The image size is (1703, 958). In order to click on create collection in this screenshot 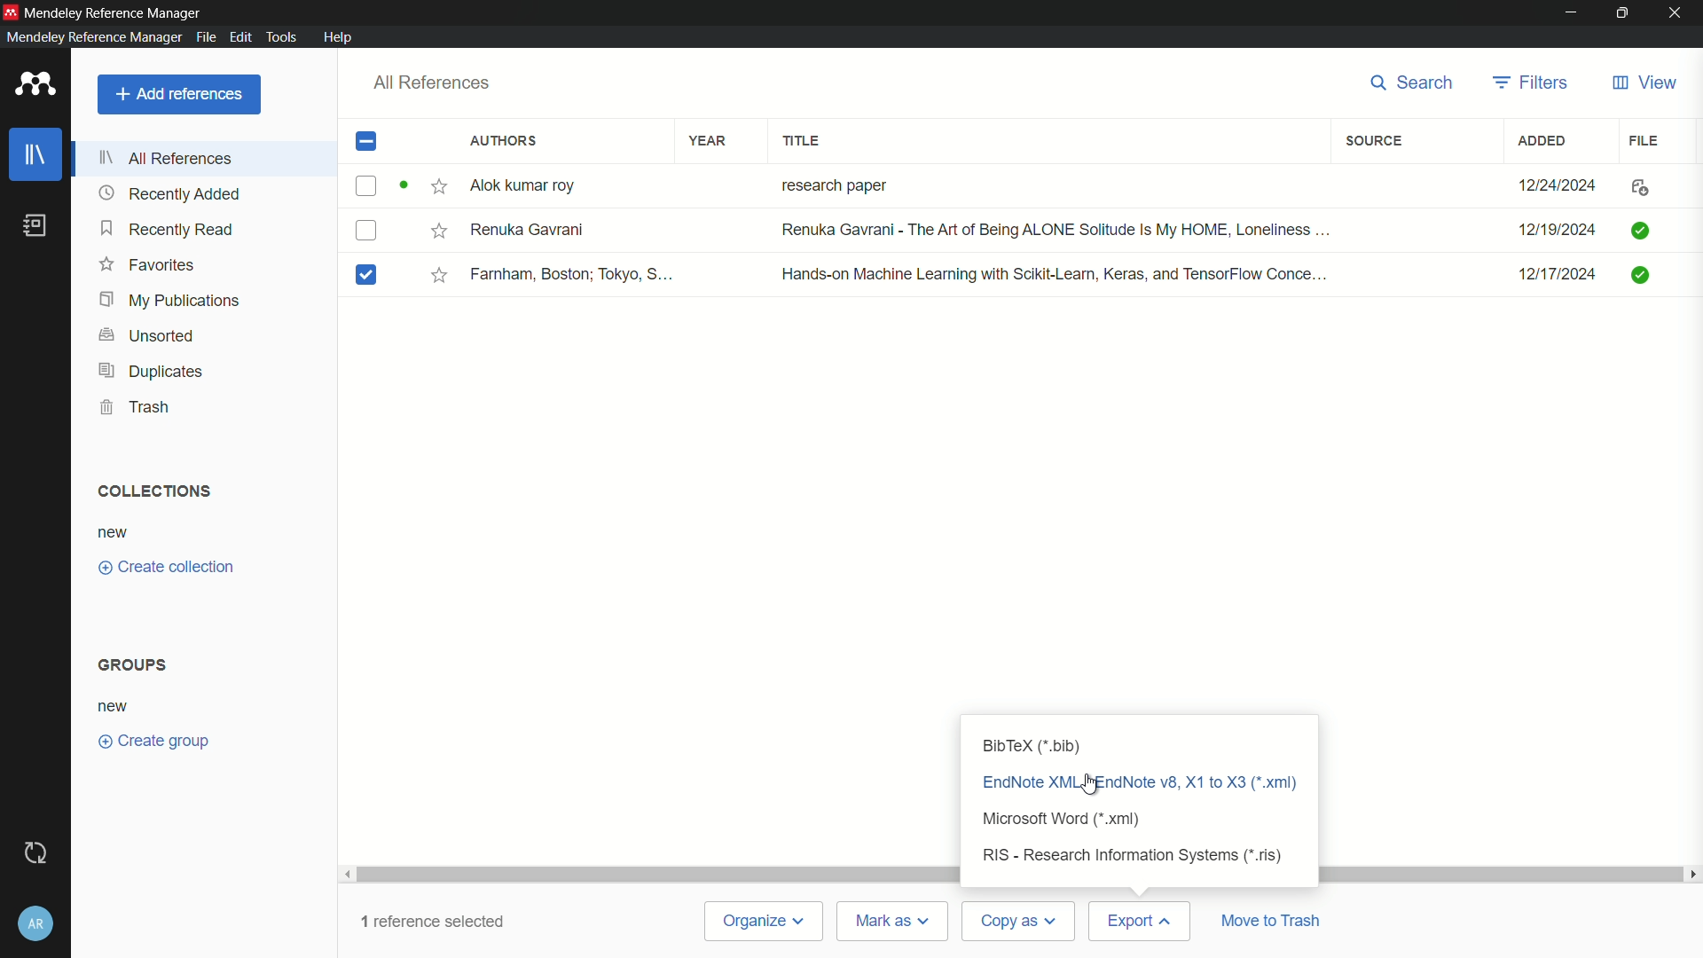, I will do `click(164, 568)`.